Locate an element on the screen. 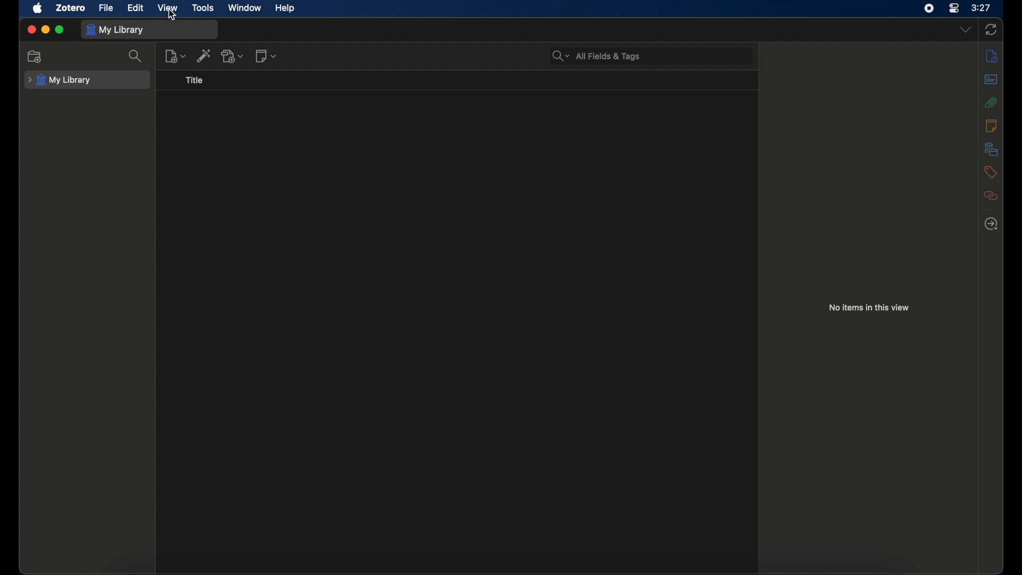 The width and height of the screenshot is (1022, 575). add attachments is located at coordinates (233, 56).